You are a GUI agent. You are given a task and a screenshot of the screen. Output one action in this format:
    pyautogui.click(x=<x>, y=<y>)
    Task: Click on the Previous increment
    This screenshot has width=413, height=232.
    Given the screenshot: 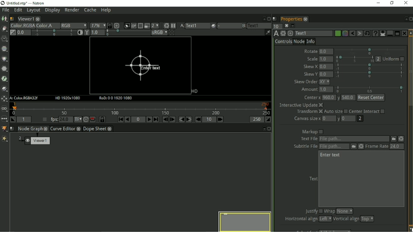 What is the action you would take?
    pyautogui.click(x=198, y=119)
    